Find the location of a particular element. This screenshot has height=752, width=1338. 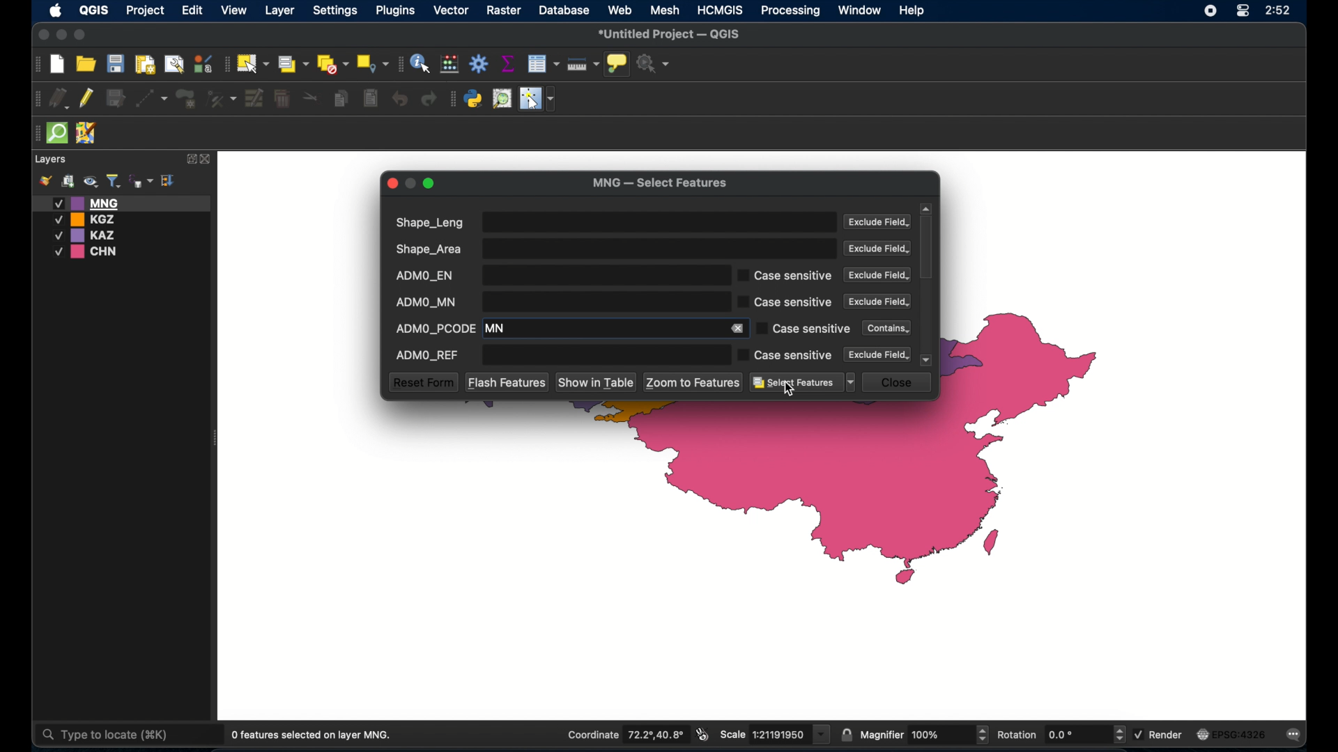

case sensitive is located at coordinates (802, 329).